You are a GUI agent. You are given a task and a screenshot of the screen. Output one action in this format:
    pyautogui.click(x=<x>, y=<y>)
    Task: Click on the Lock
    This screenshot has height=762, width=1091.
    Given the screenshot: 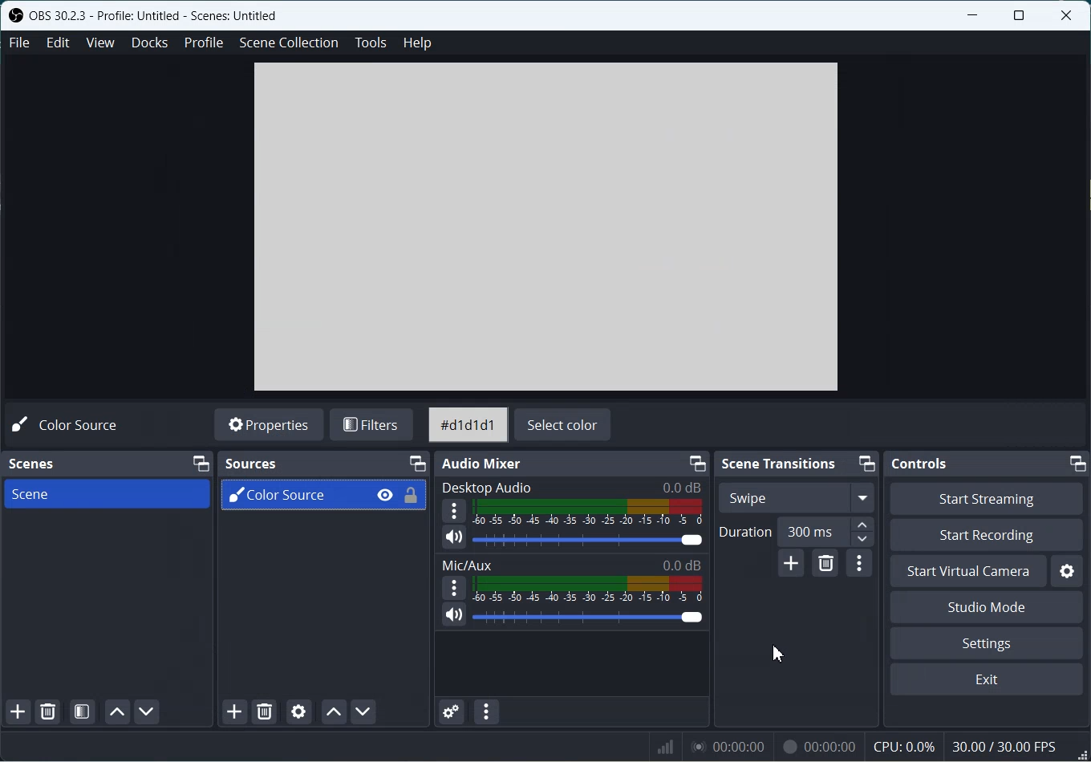 What is the action you would take?
    pyautogui.click(x=412, y=496)
    